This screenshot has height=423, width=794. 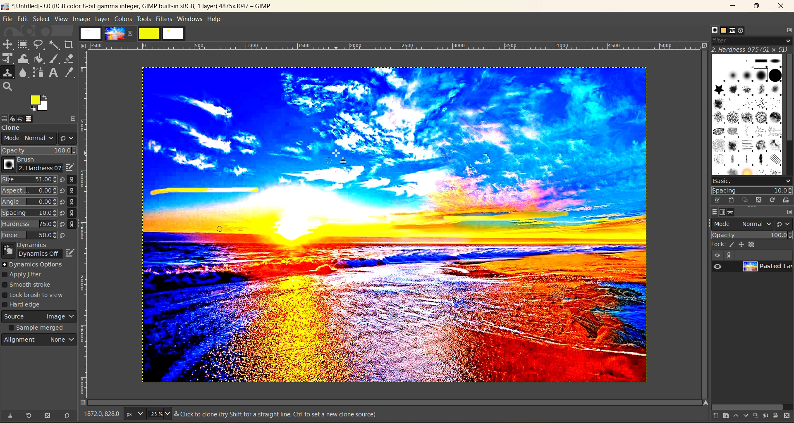 What do you see at coordinates (40, 104) in the screenshot?
I see `active foreground and background color` at bounding box center [40, 104].